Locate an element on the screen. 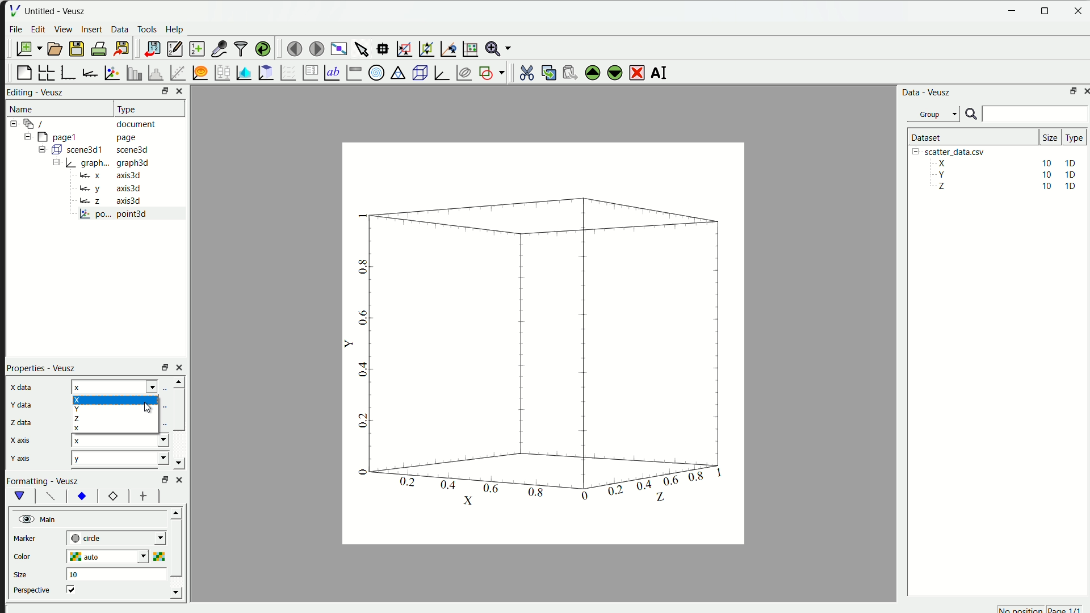 The image size is (1090, 613). view plot full screen is located at coordinates (337, 47).